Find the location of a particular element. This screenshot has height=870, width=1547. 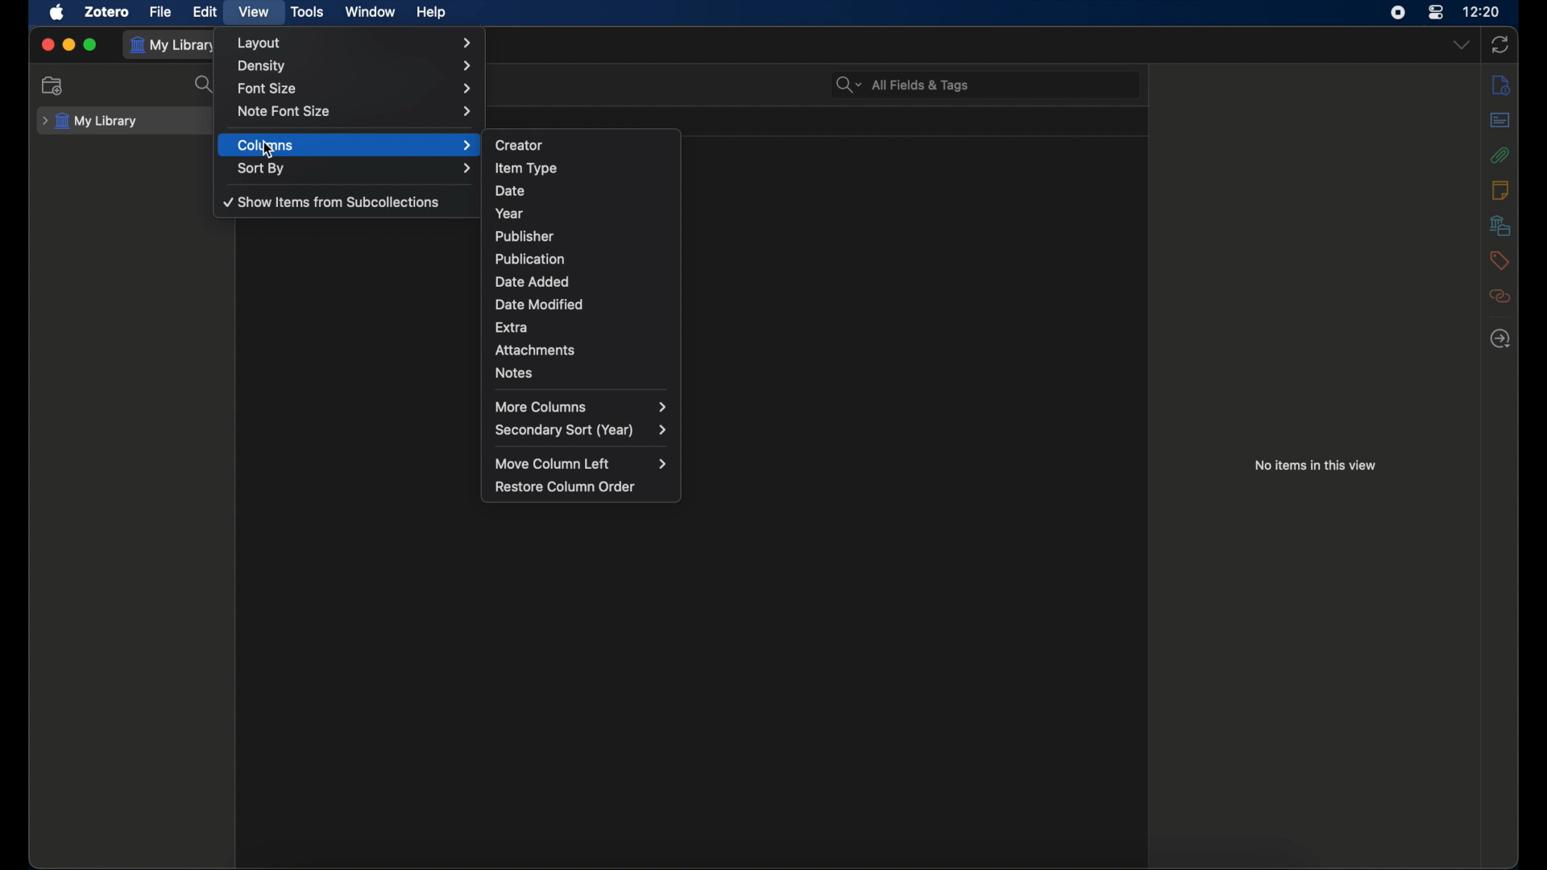

minimize is located at coordinates (69, 44).